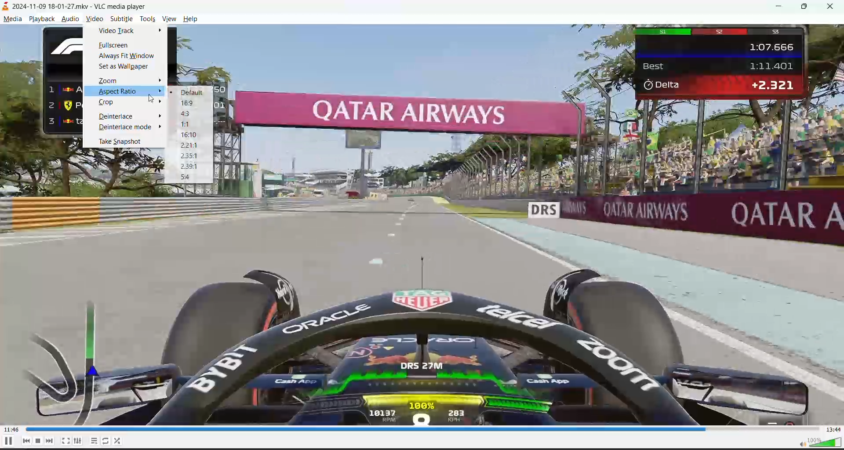 The height and width of the screenshot is (450, 844). Describe the element at coordinates (121, 20) in the screenshot. I see `subtitle` at that location.